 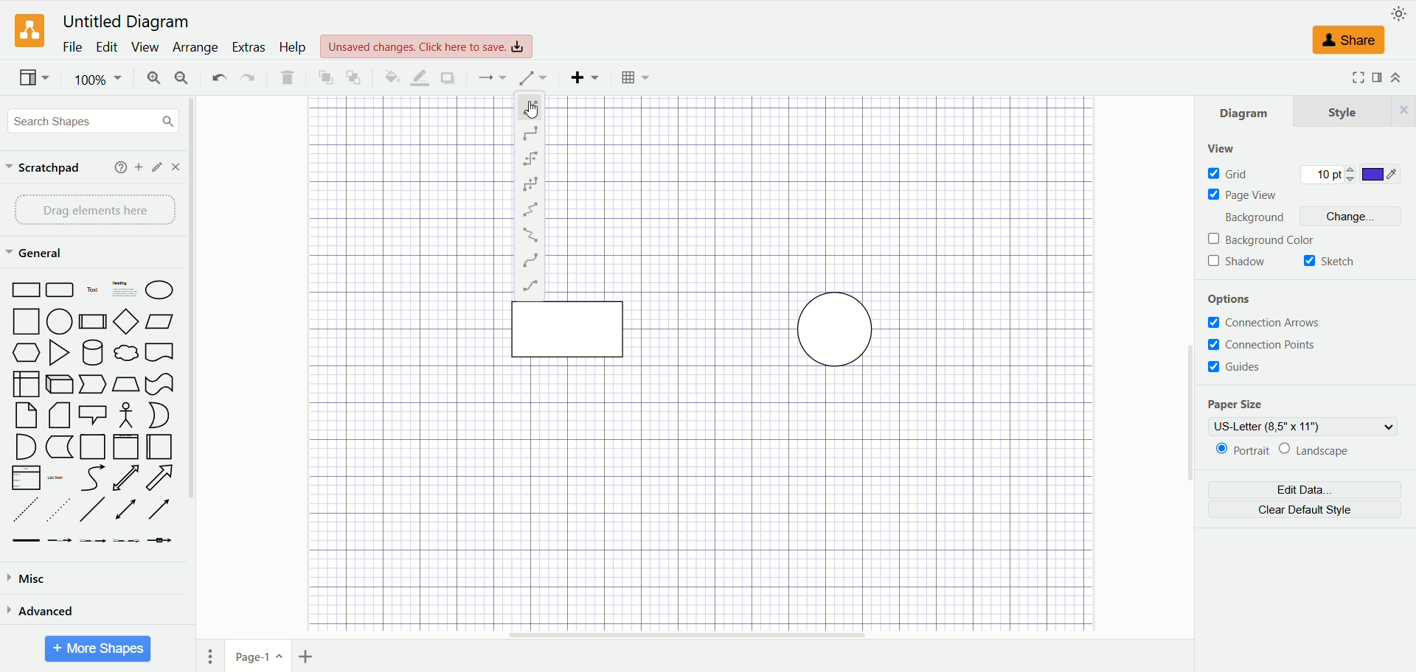 What do you see at coordinates (127, 23) in the screenshot?
I see `Untitled Diagram` at bounding box center [127, 23].